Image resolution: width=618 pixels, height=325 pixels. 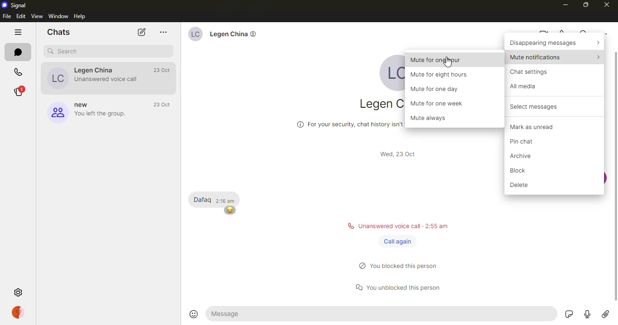 I want to click on settings, so click(x=21, y=292).